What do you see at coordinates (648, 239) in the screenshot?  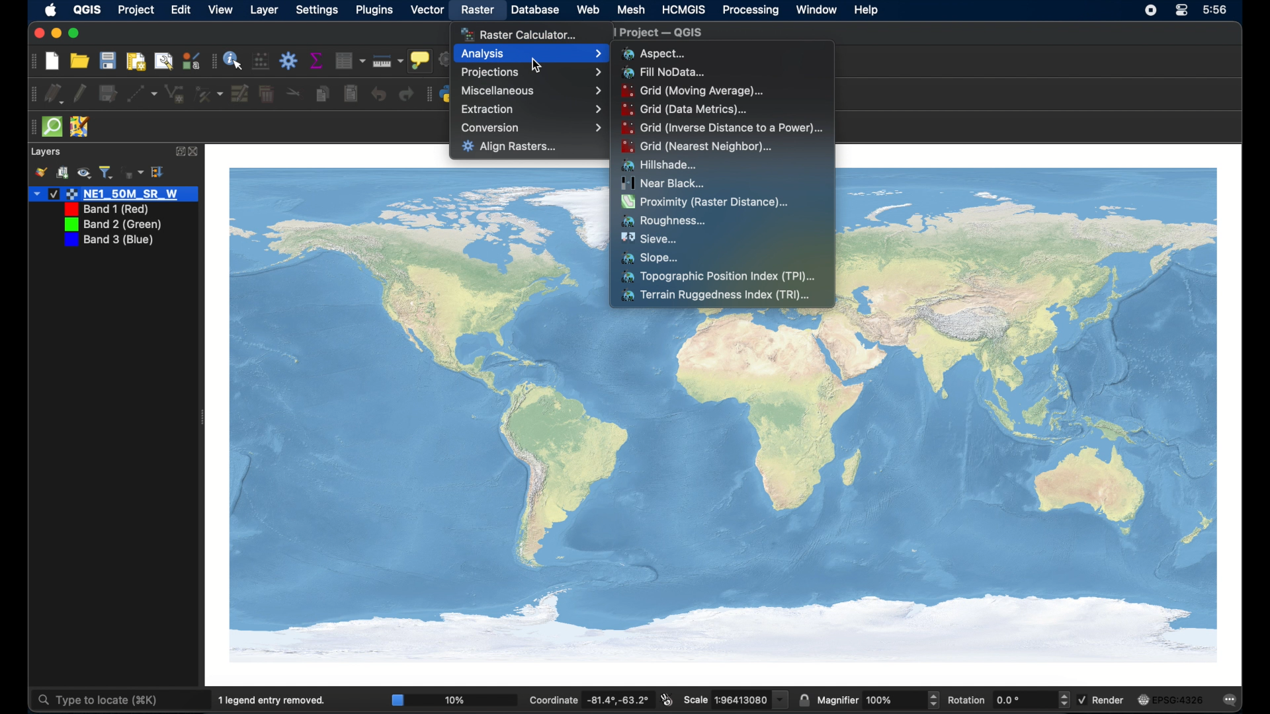 I see `sieve` at bounding box center [648, 239].